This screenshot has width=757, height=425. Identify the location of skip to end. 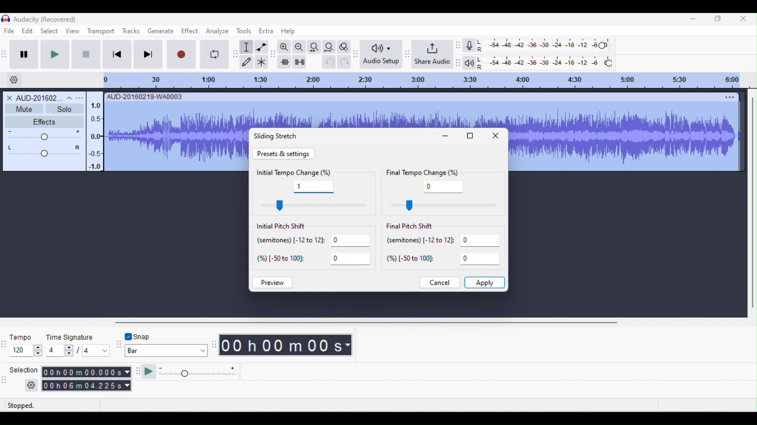
(149, 55).